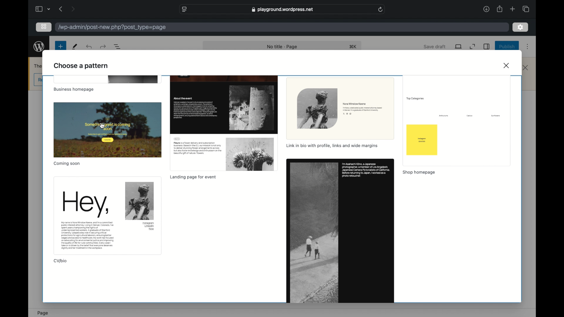 This screenshot has width=564, height=317. What do you see at coordinates (499, 9) in the screenshot?
I see `share` at bounding box center [499, 9].